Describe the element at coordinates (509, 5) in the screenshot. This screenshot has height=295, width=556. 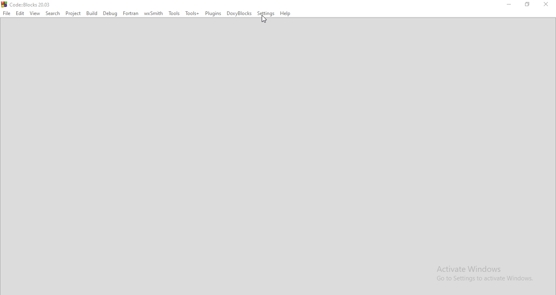
I see `minimise` at that location.